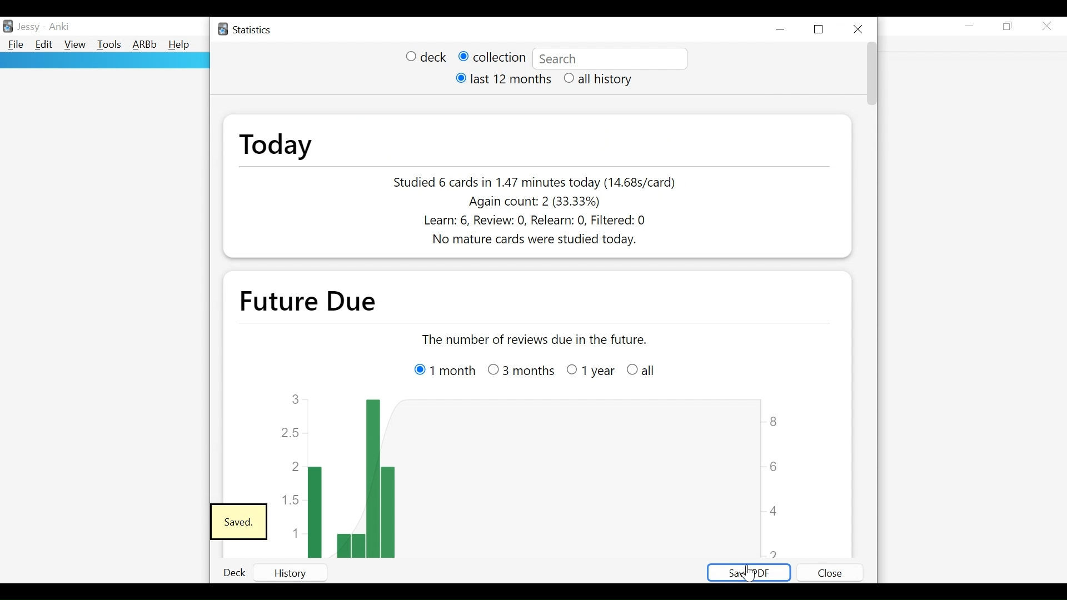  Describe the element at coordinates (599, 79) in the screenshot. I see `(un)select all history` at that location.